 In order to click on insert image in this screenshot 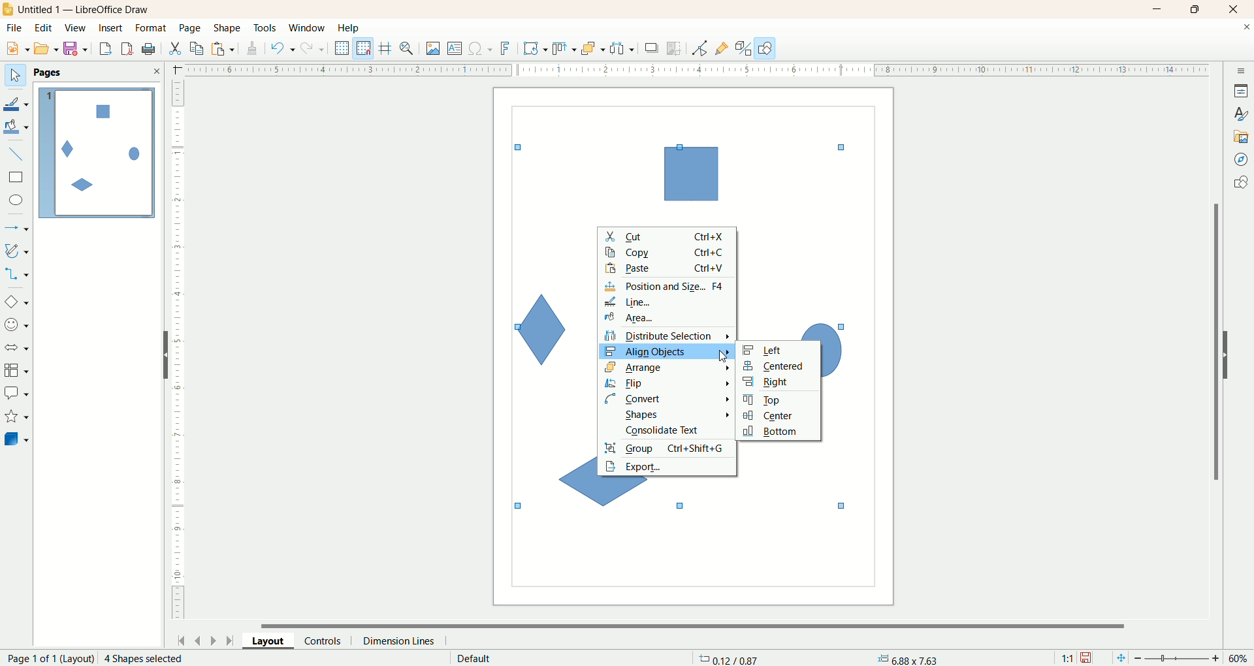, I will do `click(434, 49)`.